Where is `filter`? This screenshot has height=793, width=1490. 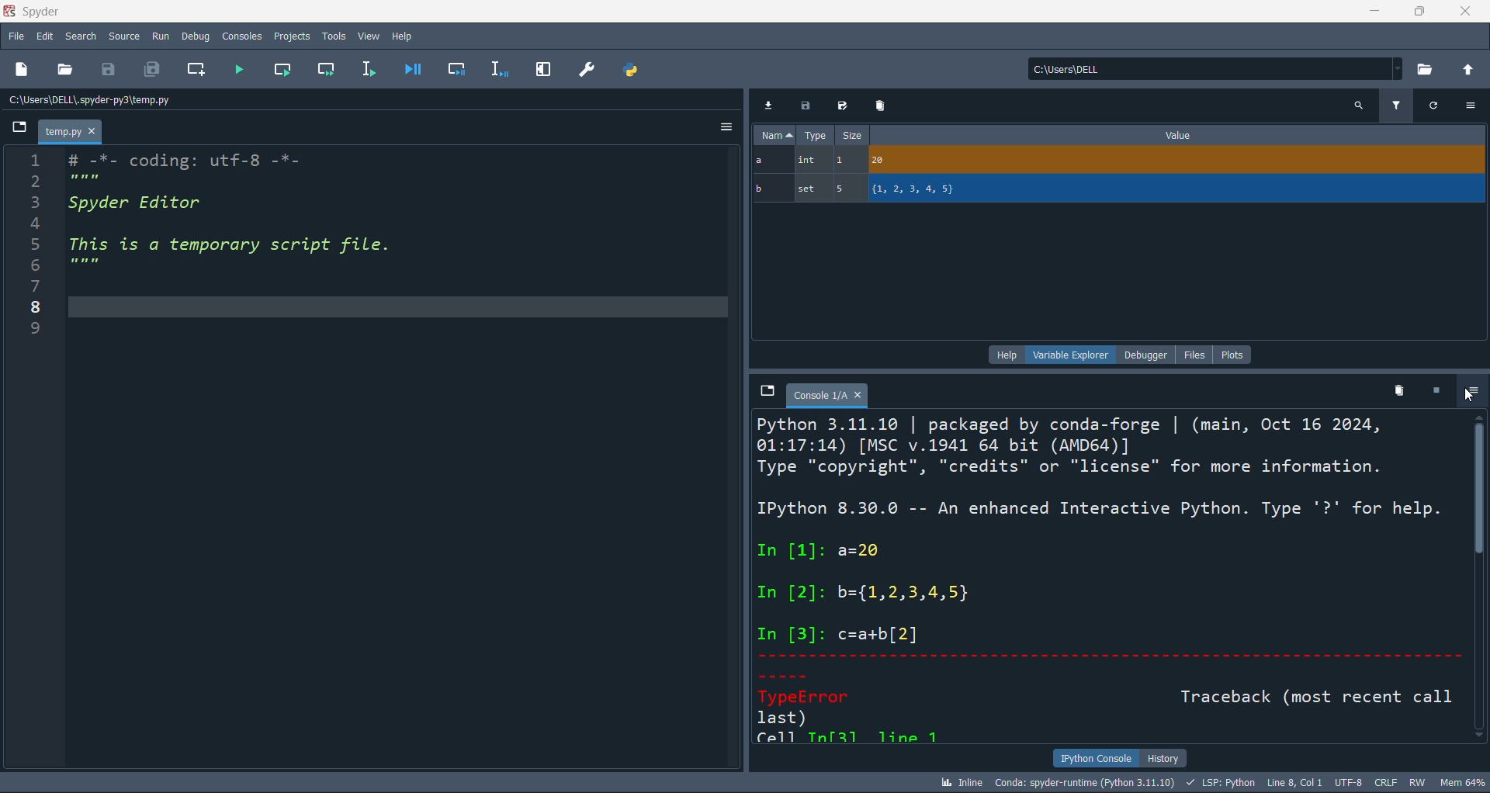 filter is located at coordinates (1395, 104).